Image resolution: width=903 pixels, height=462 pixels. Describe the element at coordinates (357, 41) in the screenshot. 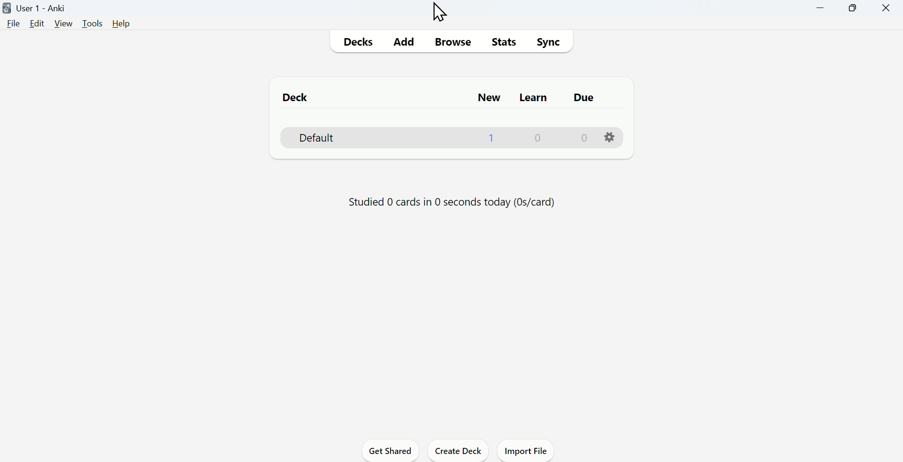

I see `Decks` at that location.